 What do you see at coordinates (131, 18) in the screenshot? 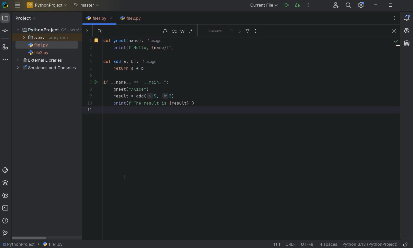
I see `FILE NAME 2` at bounding box center [131, 18].